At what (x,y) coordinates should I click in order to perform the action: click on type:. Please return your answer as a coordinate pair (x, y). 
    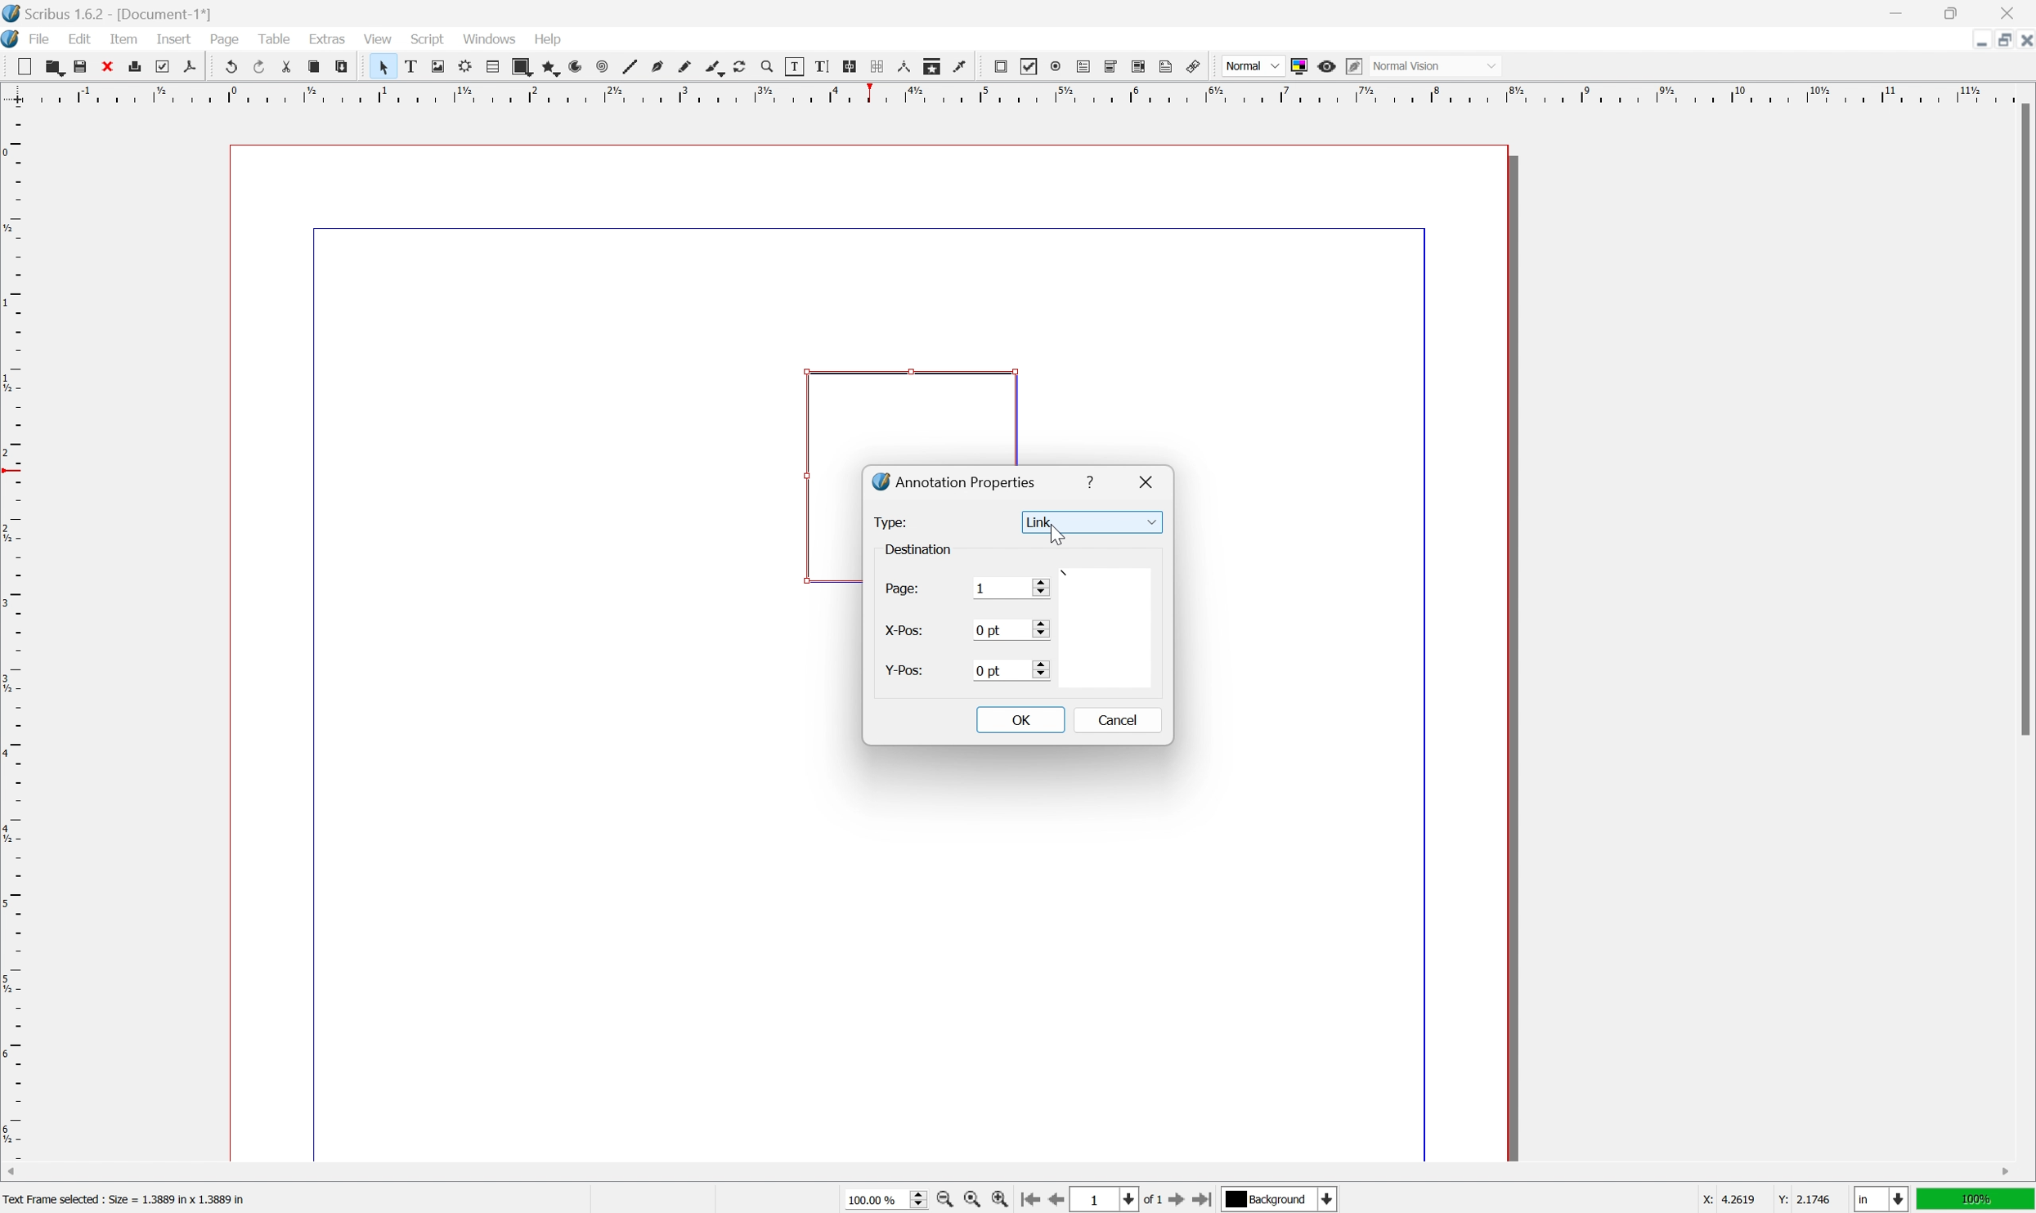
    Looking at the image, I should click on (894, 523).